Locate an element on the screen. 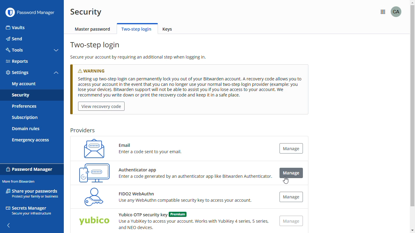  vaults is located at coordinates (16, 28).